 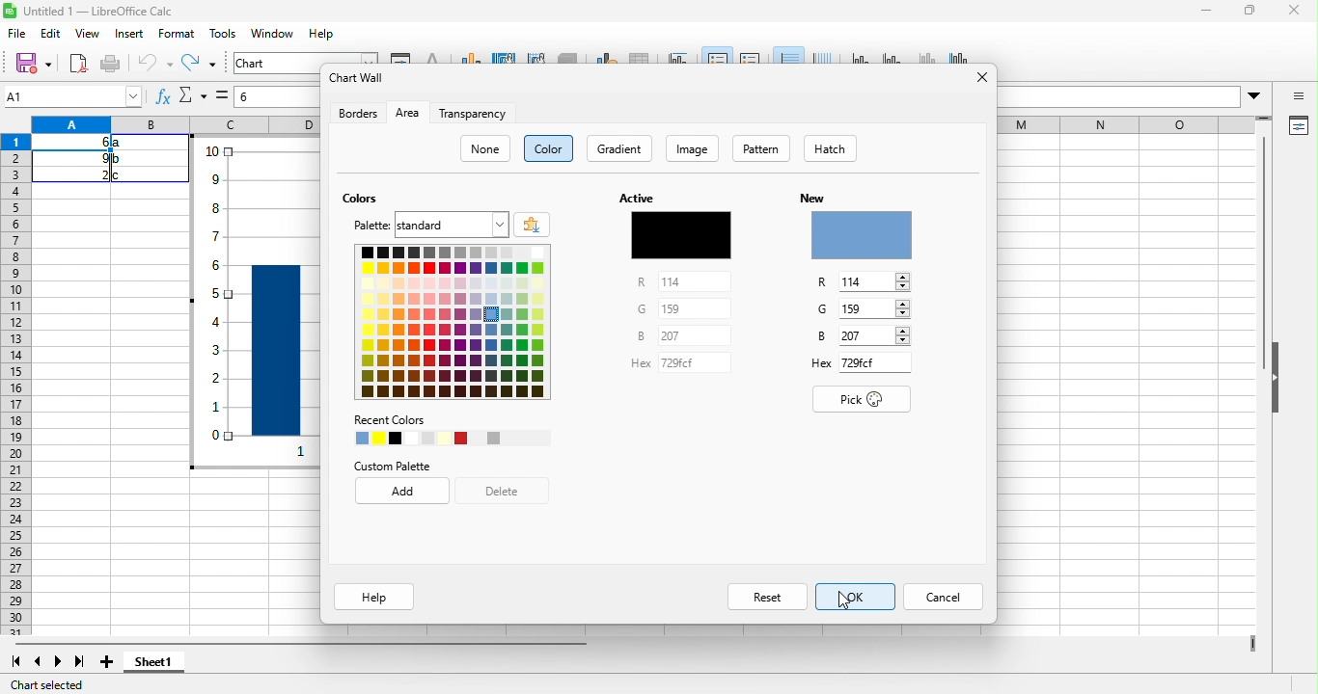 What do you see at coordinates (88, 34) in the screenshot?
I see `view` at bounding box center [88, 34].